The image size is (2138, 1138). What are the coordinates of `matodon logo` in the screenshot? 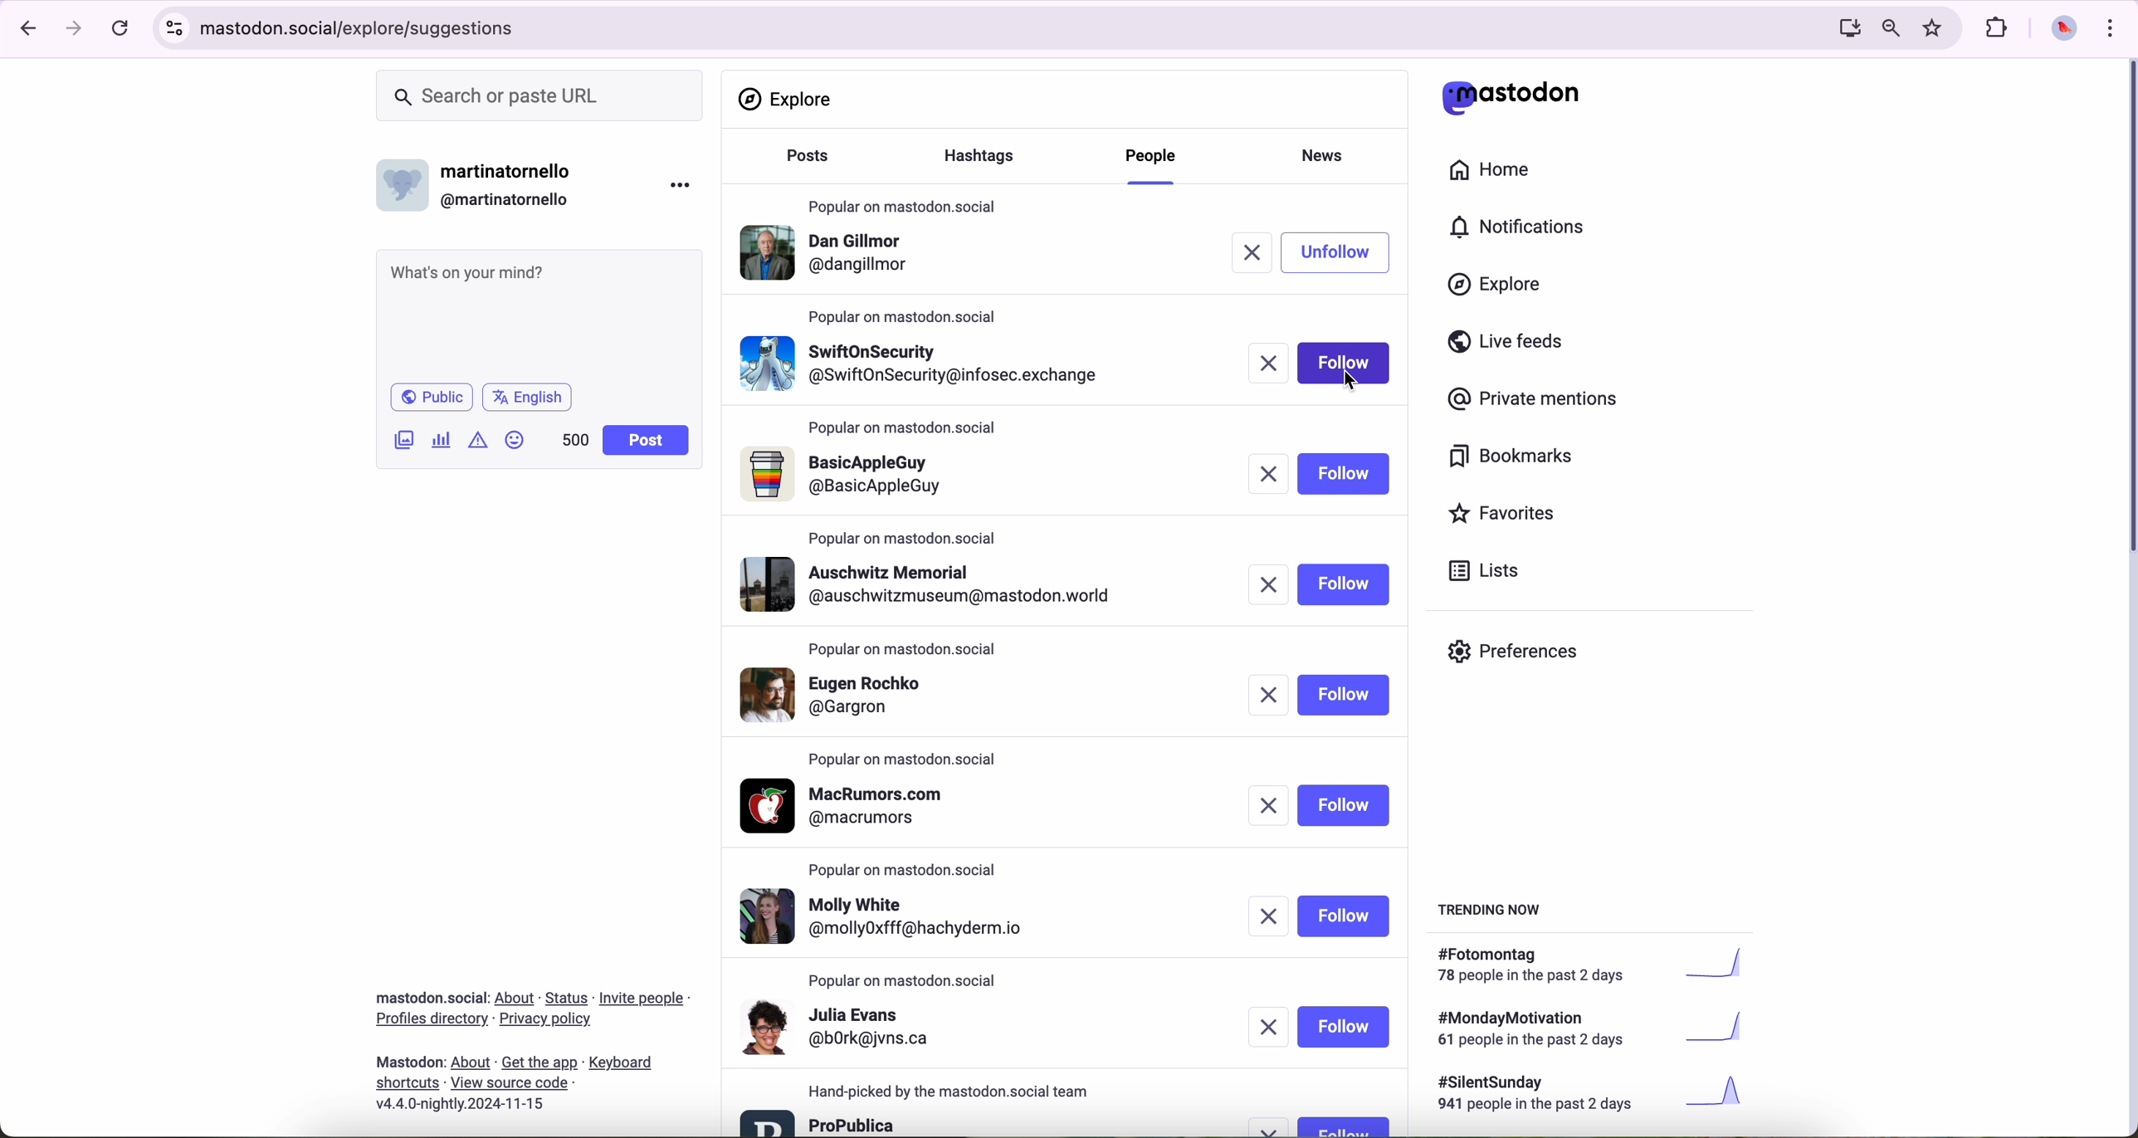 It's located at (1511, 97).